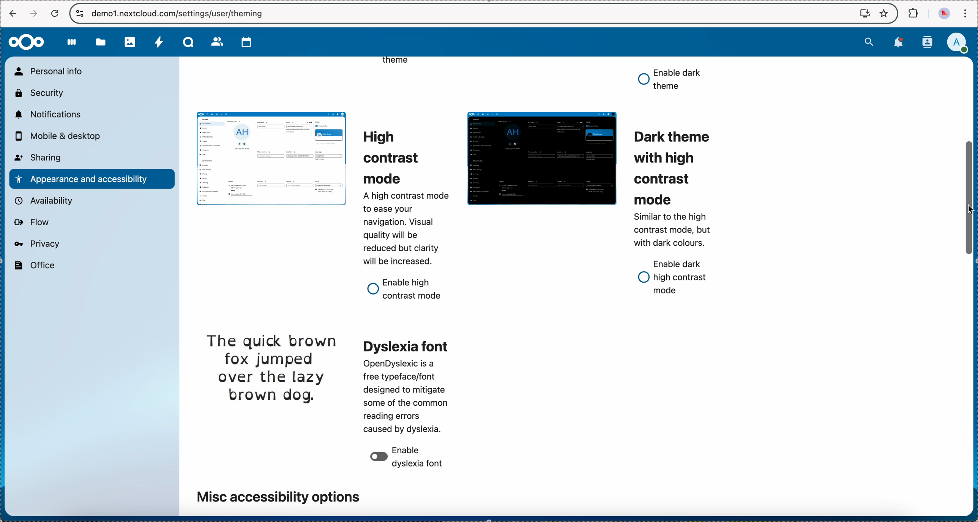  I want to click on click on user profile, so click(956, 43).